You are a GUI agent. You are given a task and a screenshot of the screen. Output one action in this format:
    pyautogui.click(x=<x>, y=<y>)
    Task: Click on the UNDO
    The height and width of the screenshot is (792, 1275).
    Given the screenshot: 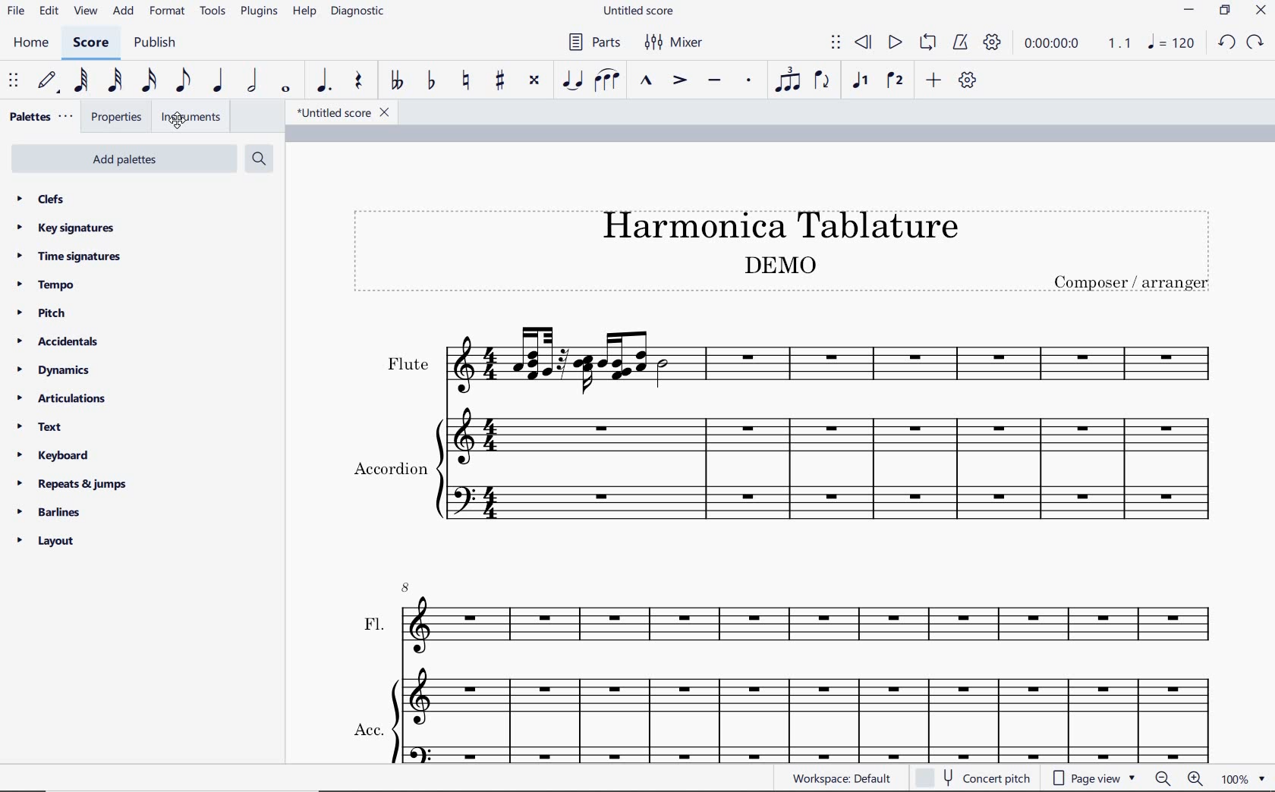 What is the action you would take?
    pyautogui.click(x=1226, y=42)
    